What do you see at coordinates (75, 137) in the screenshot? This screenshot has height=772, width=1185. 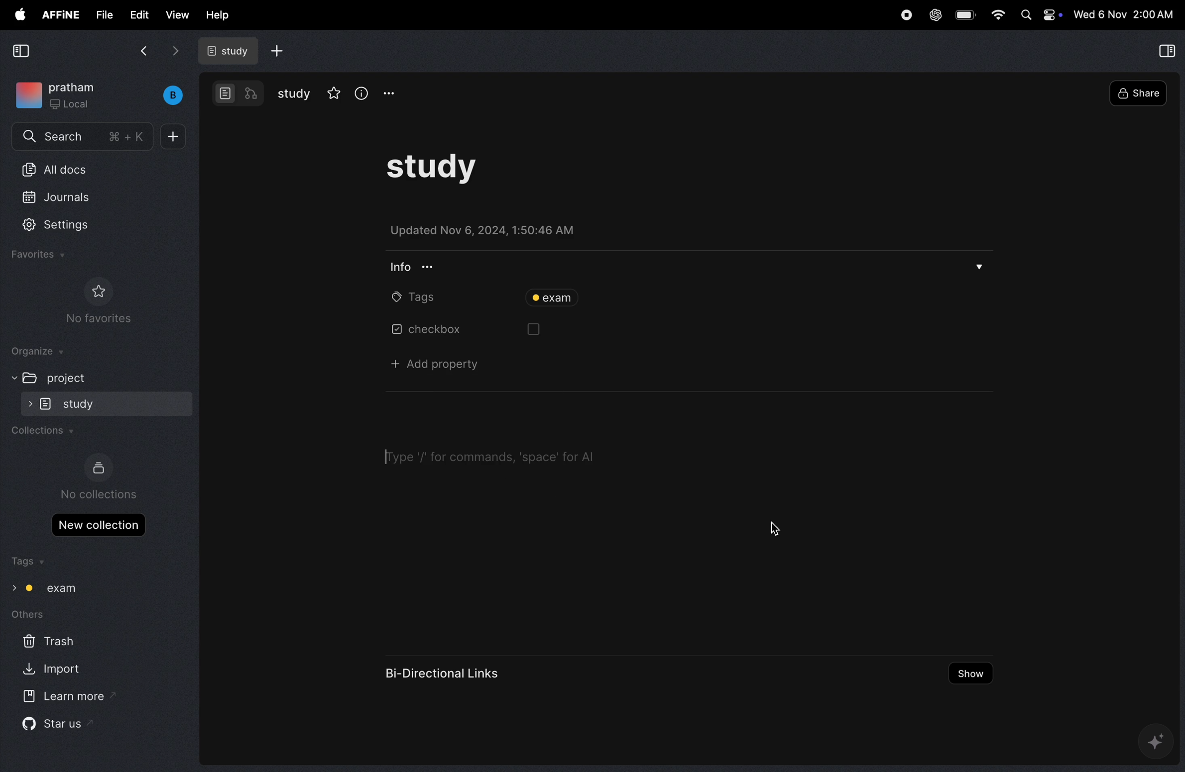 I see `search` at bounding box center [75, 137].